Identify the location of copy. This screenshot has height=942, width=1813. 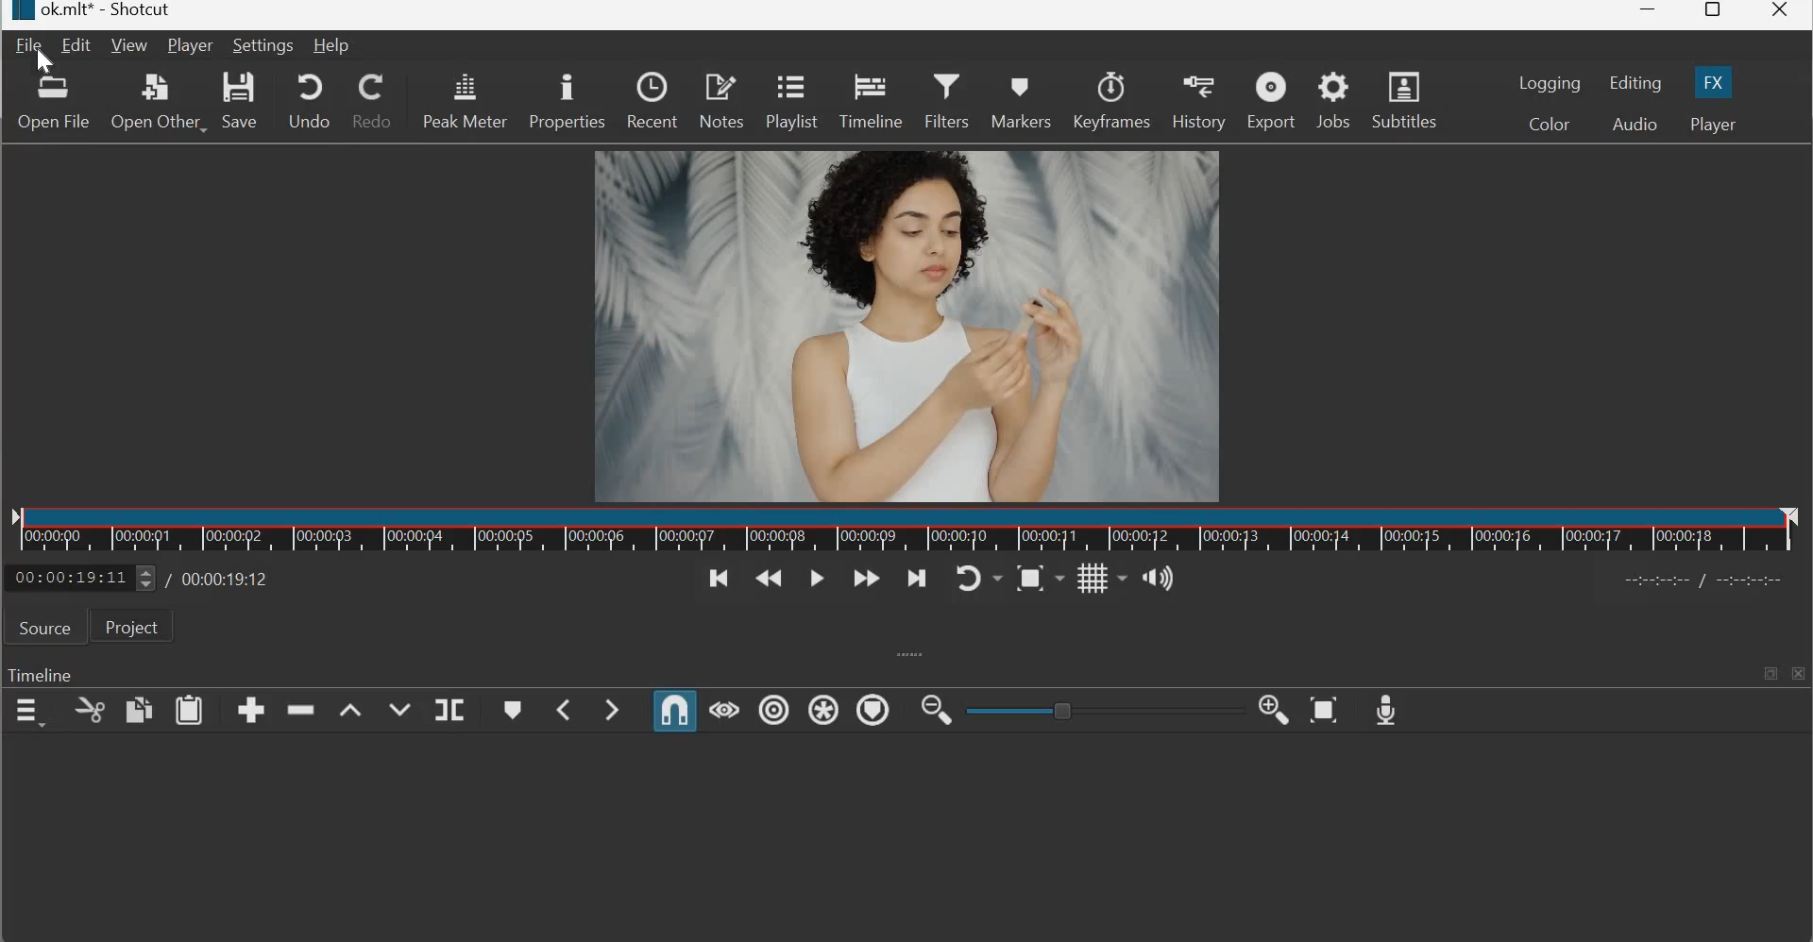
(91, 710).